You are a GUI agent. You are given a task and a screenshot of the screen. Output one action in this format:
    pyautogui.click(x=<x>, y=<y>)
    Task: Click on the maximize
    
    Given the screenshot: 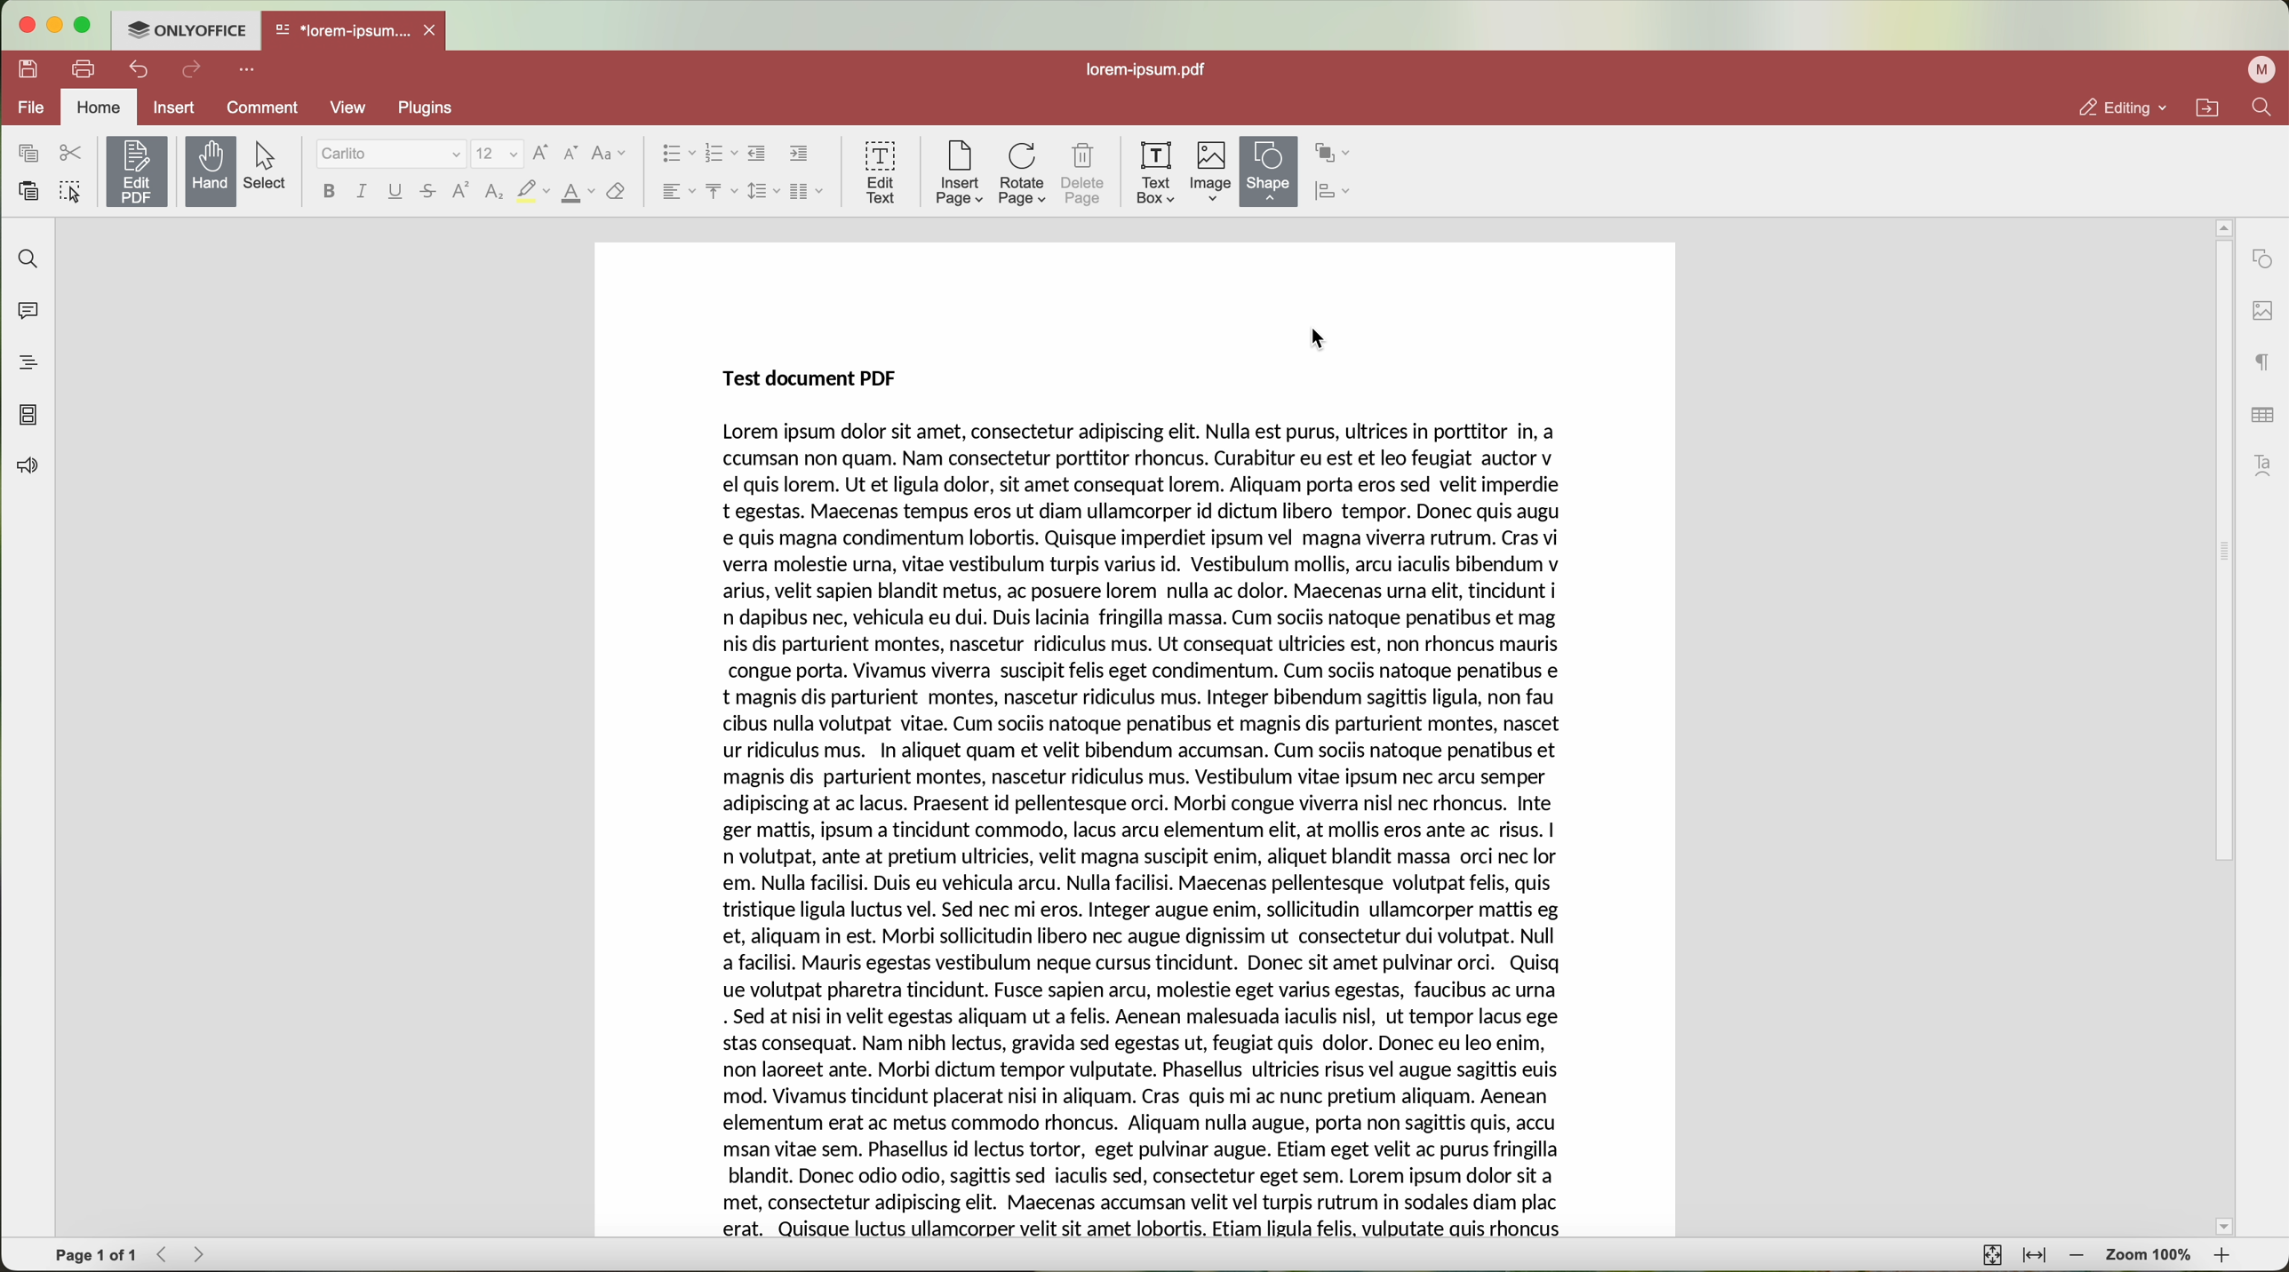 What is the action you would take?
    pyautogui.click(x=84, y=28)
    